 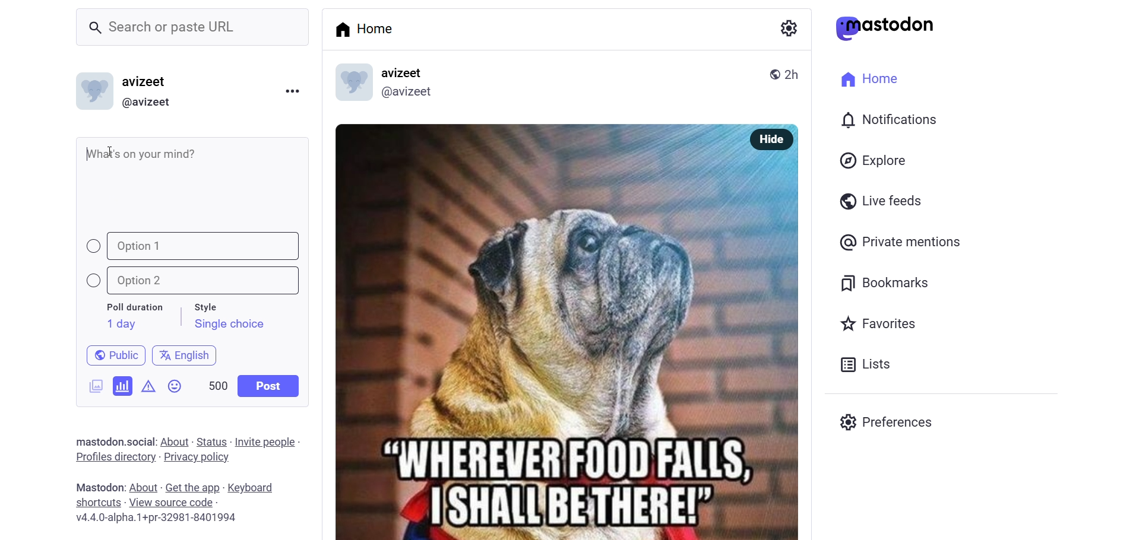 I want to click on shortcuts, so click(x=97, y=503).